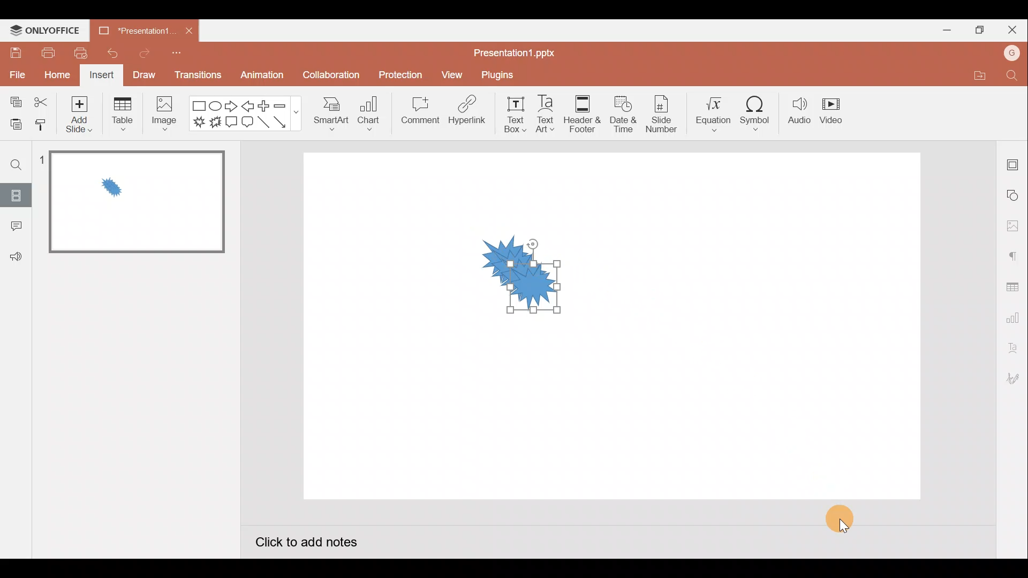 This screenshot has width=1028, height=578. What do you see at coordinates (283, 123) in the screenshot?
I see `Arrow` at bounding box center [283, 123].